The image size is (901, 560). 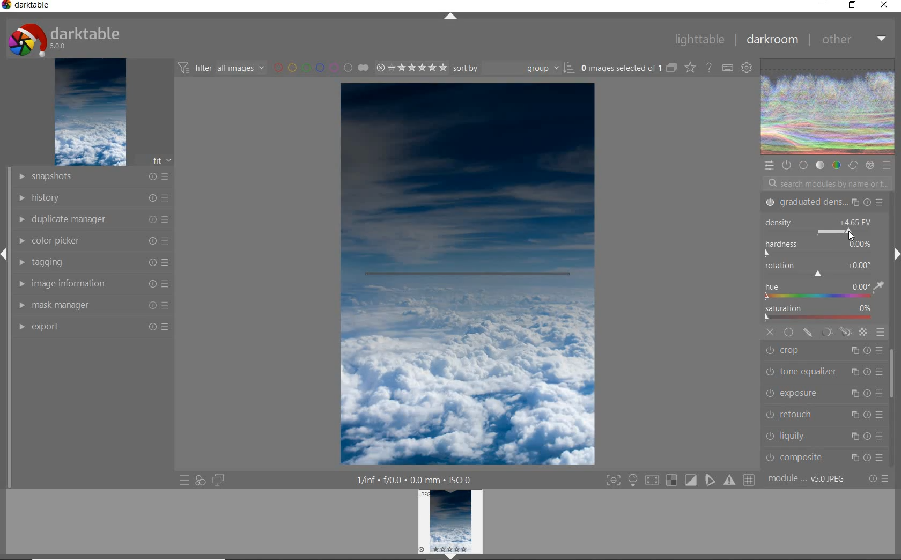 I want to click on CLOSE, so click(x=884, y=5).